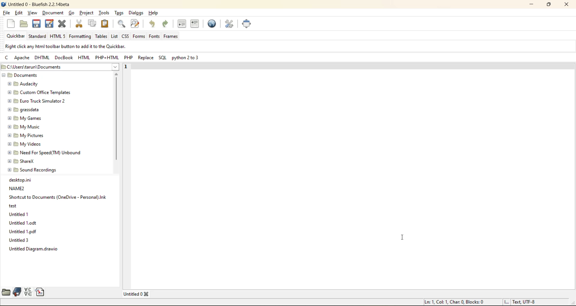  I want to click on cut, so click(79, 24).